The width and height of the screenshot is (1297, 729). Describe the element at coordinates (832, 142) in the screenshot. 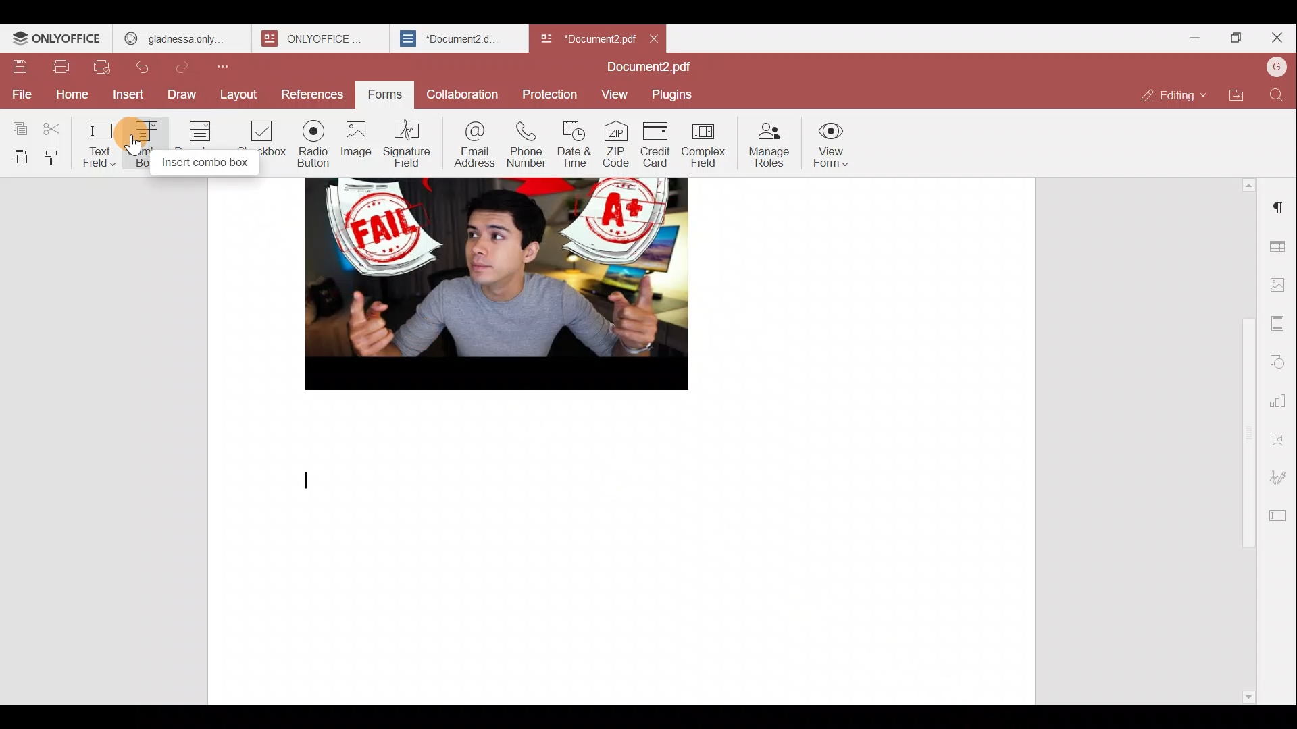

I see `View form` at that location.